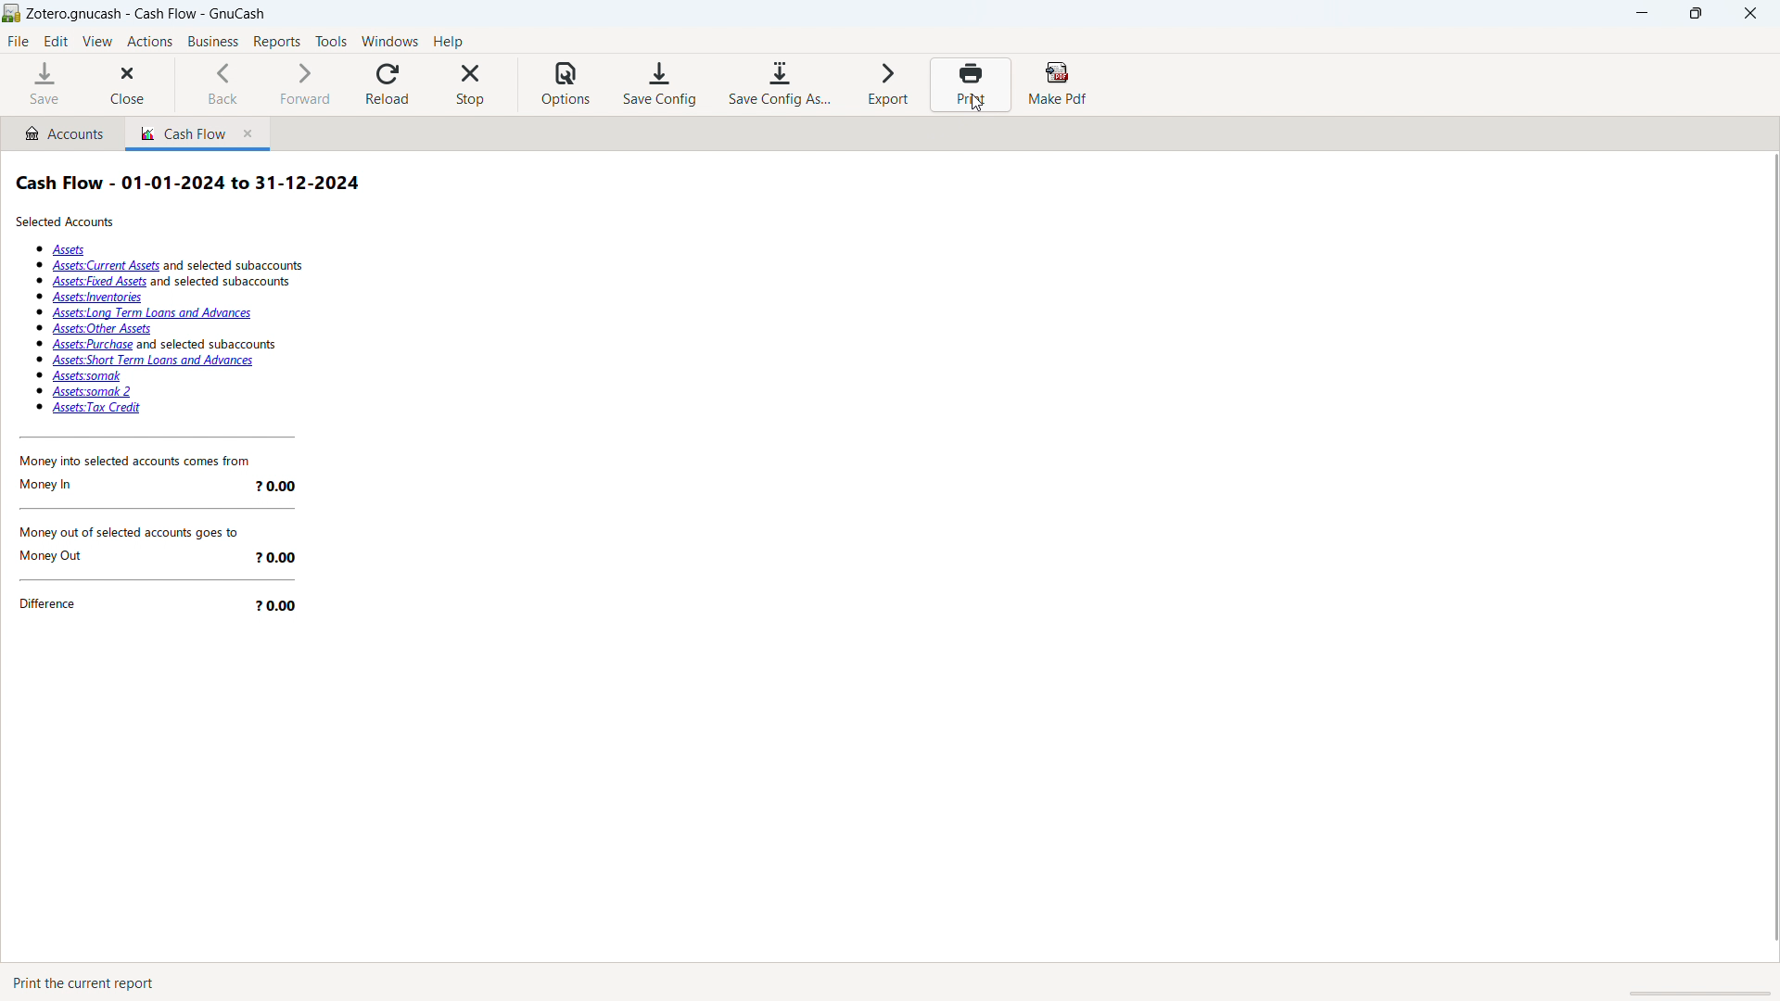 Image resolution: width=1780 pixels, height=1001 pixels. What do you see at coordinates (146, 15) in the screenshot?
I see `title` at bounding box center [146, 15].